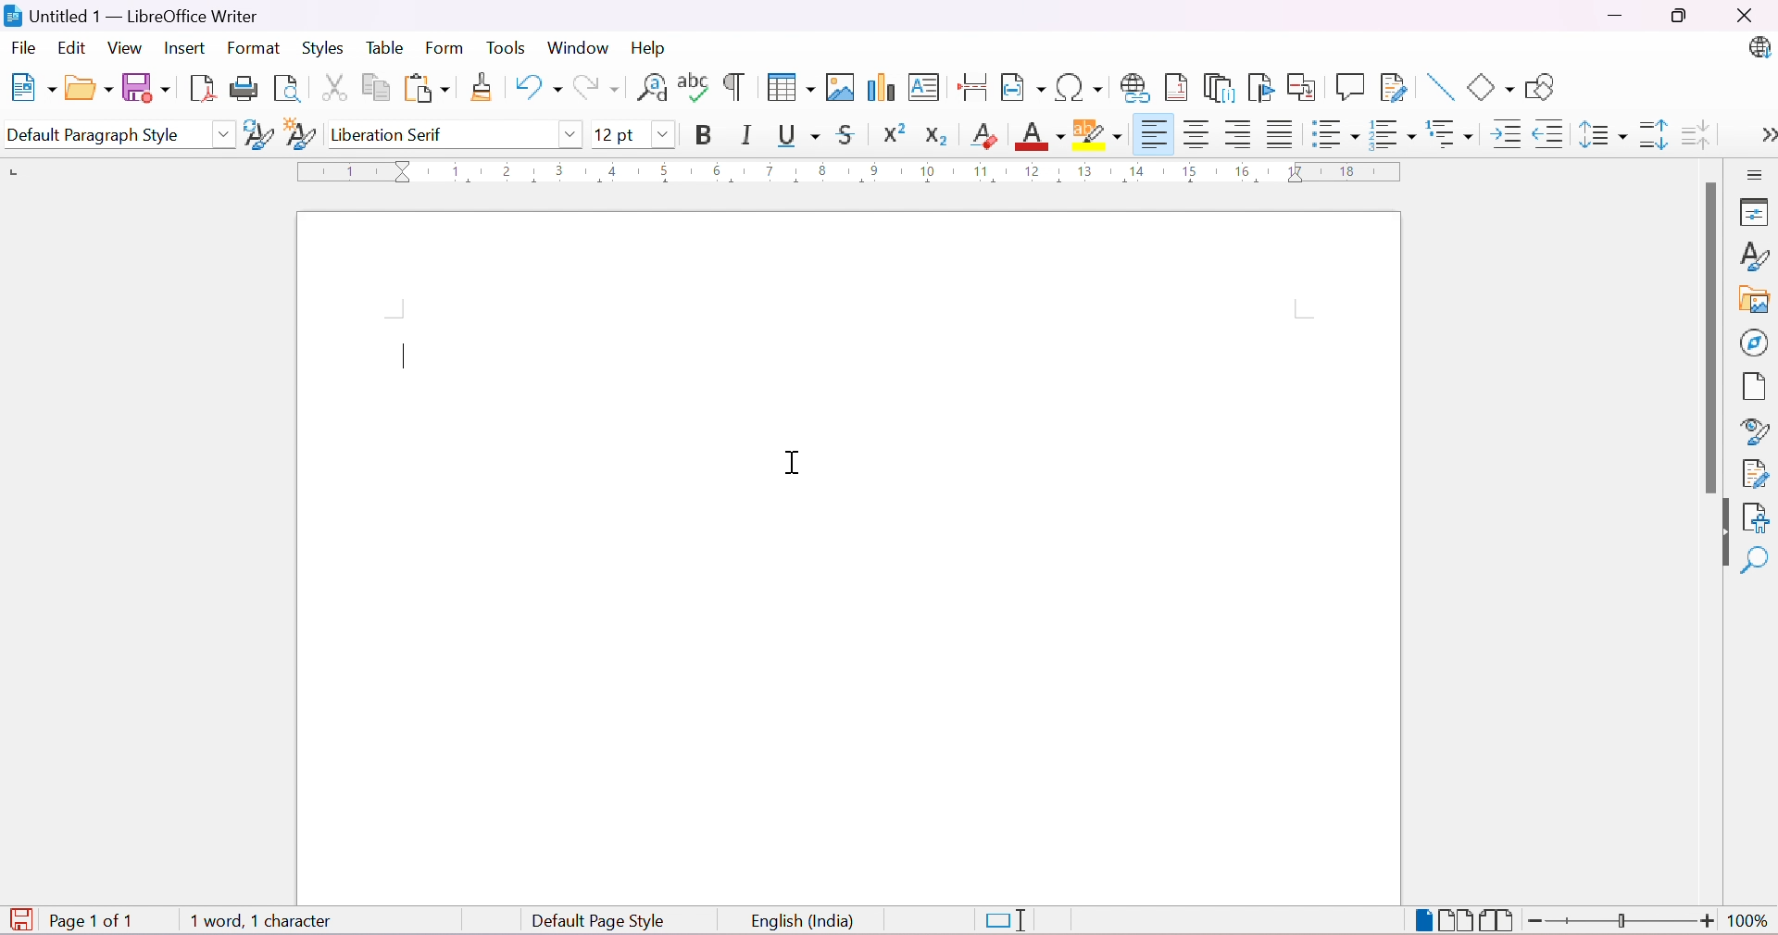 Image resolution: width=1778 pixels, height=935 pixels. What do you see at coordinates (482, 88) in the screenshot?
I see `Clone Formatting` at bounding box center [482, 88].